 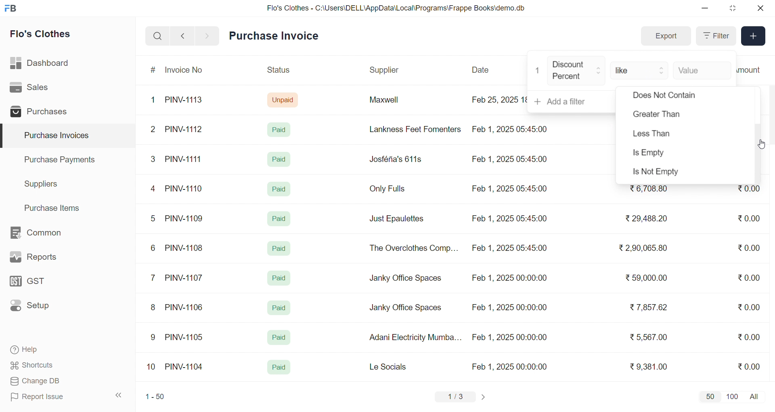 I want to click on Feb 25, 2025 18:16:25, so click(x=498, y=99).